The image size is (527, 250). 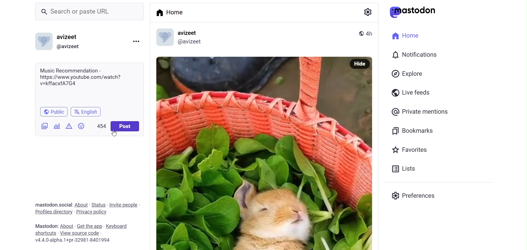 I want to click on Add Image, so click(x=44, y=126).